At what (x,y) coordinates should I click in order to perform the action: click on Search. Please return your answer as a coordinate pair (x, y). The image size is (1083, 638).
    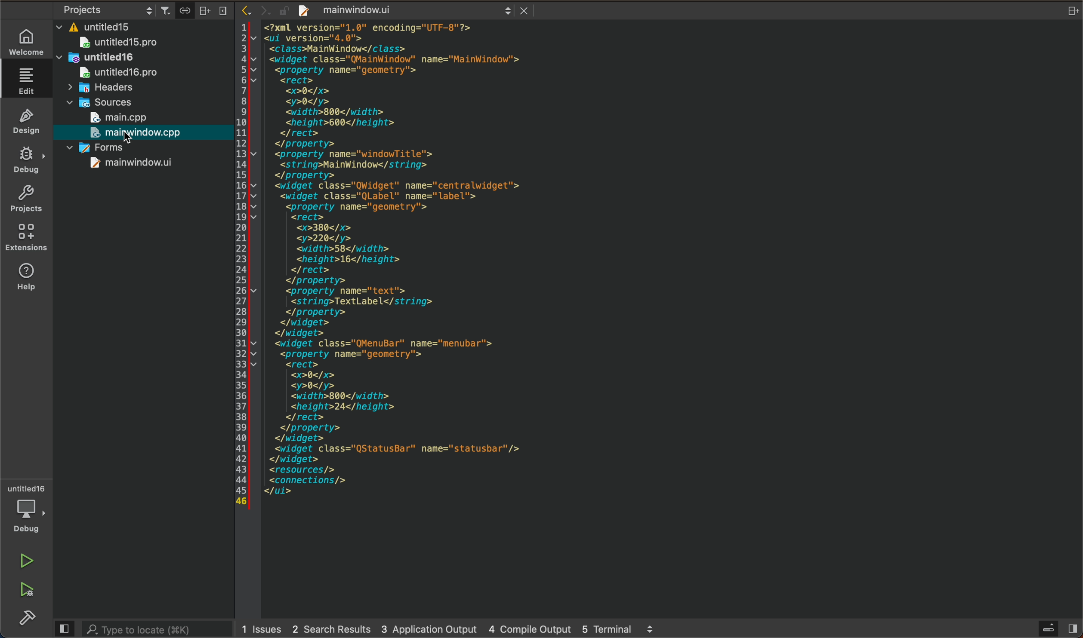
    Looking at the image, I should click on (119, 28).